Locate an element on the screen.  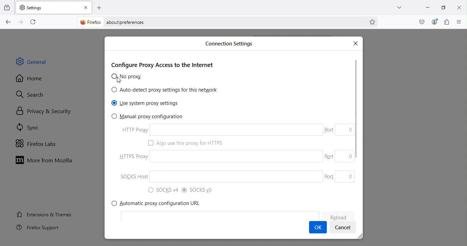
Also use this proxy HTTPS is located at coordinates (190, 142).